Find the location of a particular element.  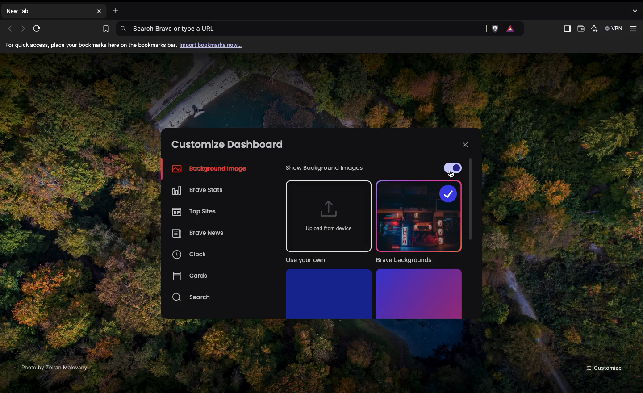

Brave news is located at coordinates (197, 234).